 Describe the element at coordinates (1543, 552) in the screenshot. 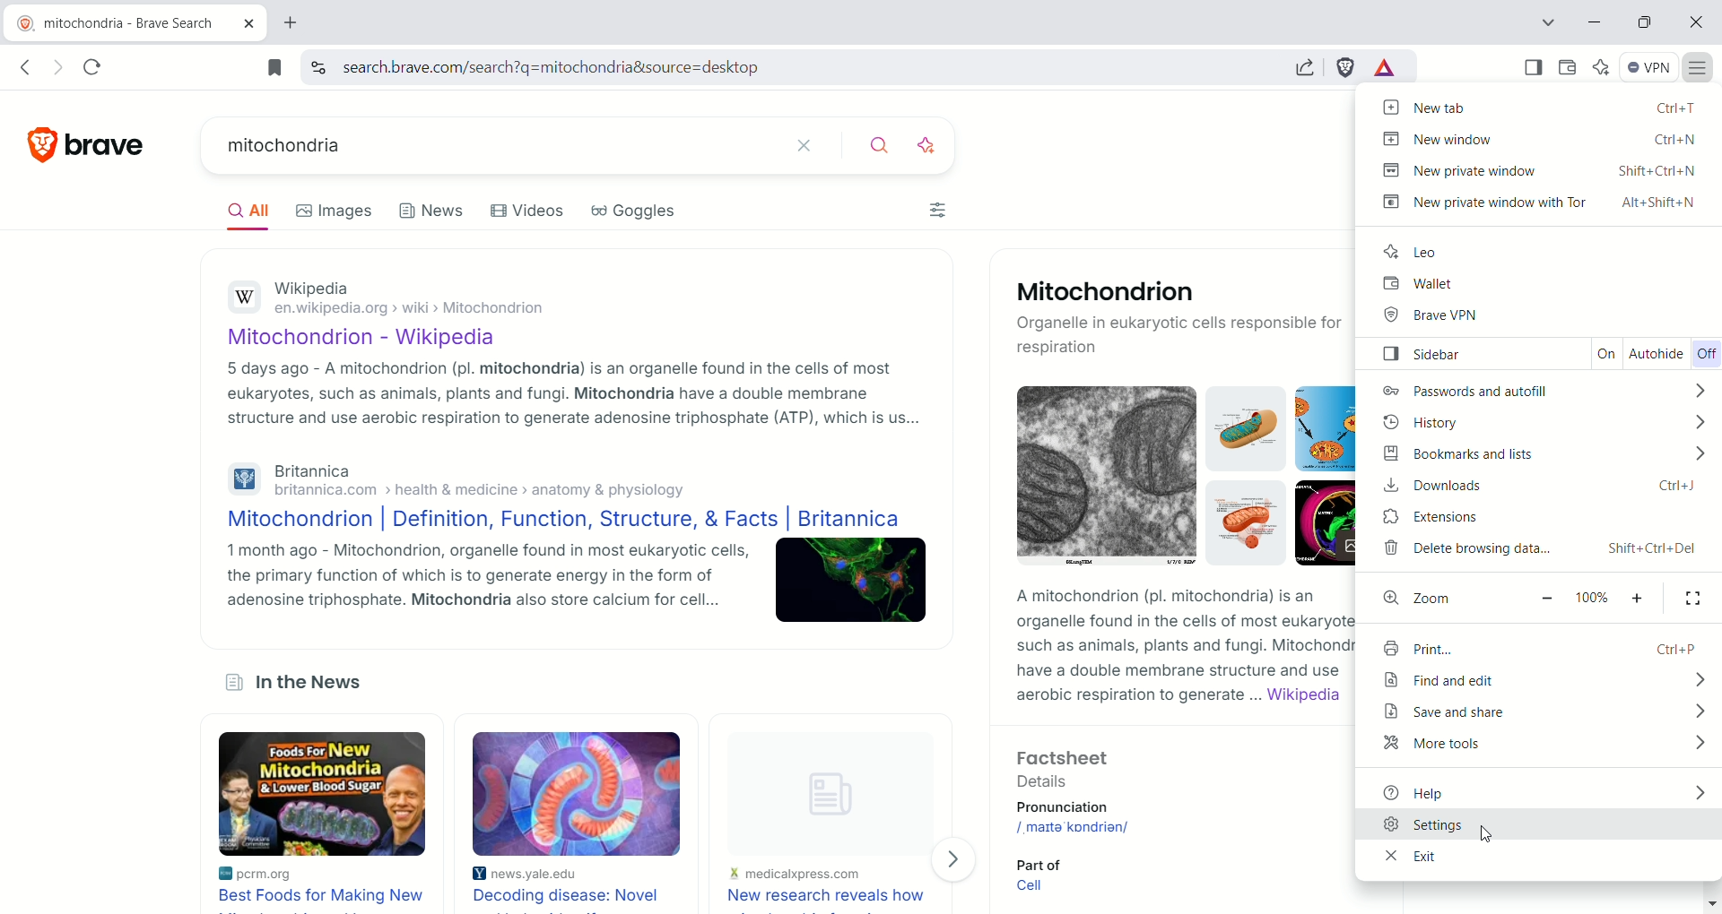

I see `delete browsing data` at that location.